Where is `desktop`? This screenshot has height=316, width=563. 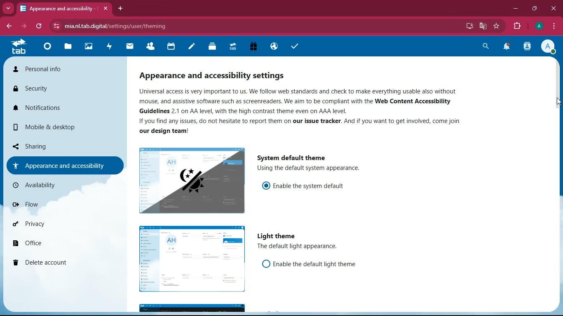 desktop is located at coordinates (466, 26).